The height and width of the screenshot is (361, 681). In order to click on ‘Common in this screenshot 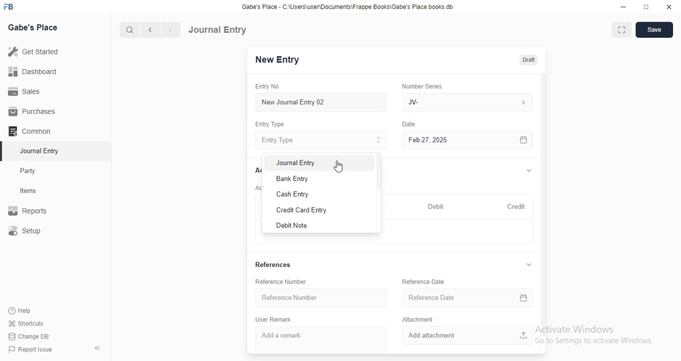, I will do `click(30, 131)`.